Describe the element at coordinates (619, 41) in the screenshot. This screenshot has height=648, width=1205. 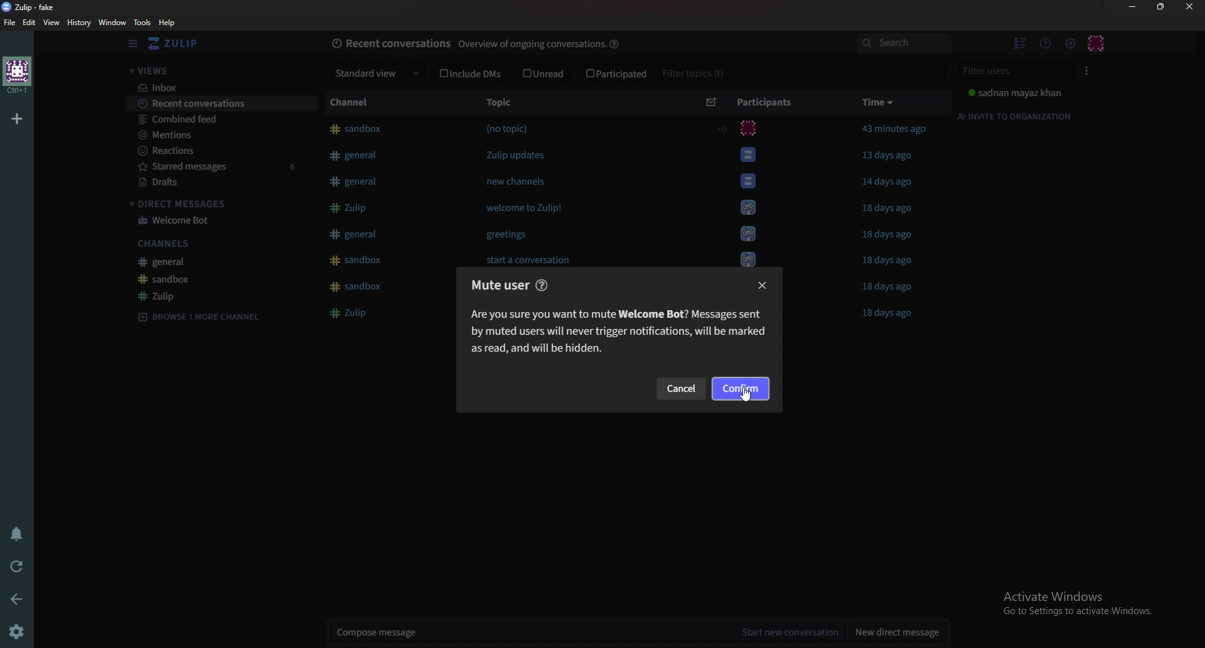
I see `help` at that location.